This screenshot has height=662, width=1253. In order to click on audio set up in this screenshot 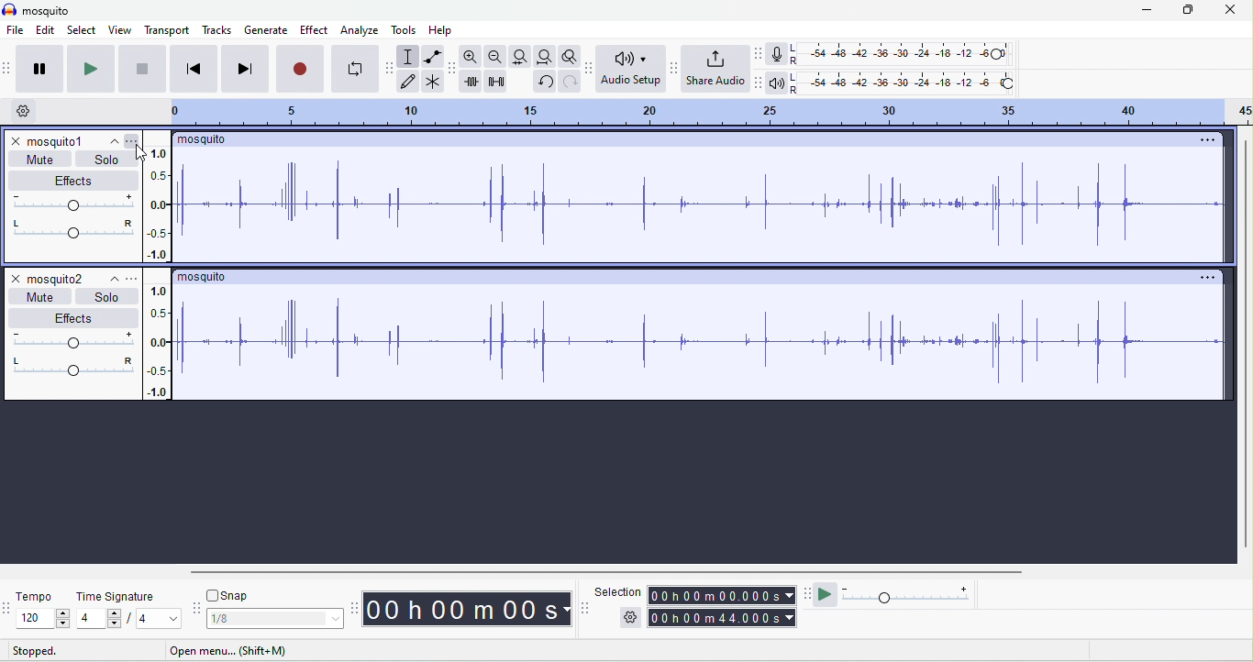, I will do `click(628, 68)`.